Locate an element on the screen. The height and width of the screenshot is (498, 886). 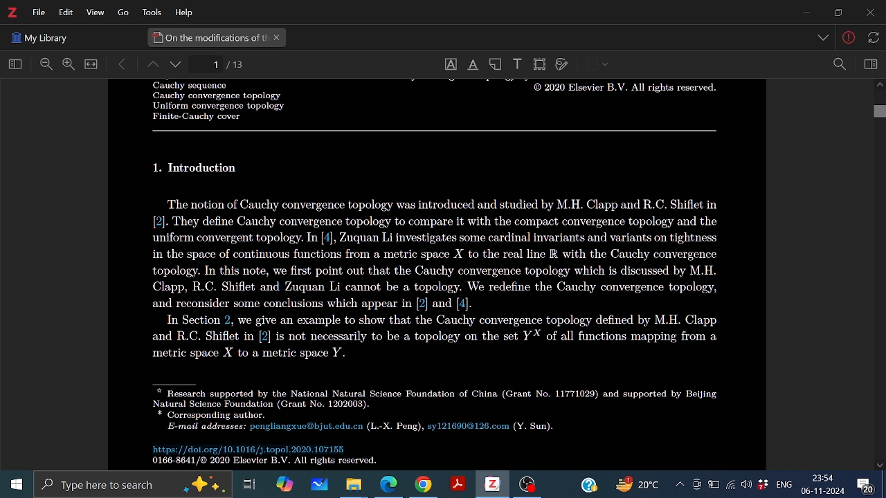
Close current tab is located at coordinates (278, 38).